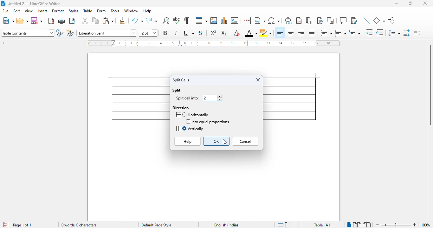  I want to click on , so click(397, 225).